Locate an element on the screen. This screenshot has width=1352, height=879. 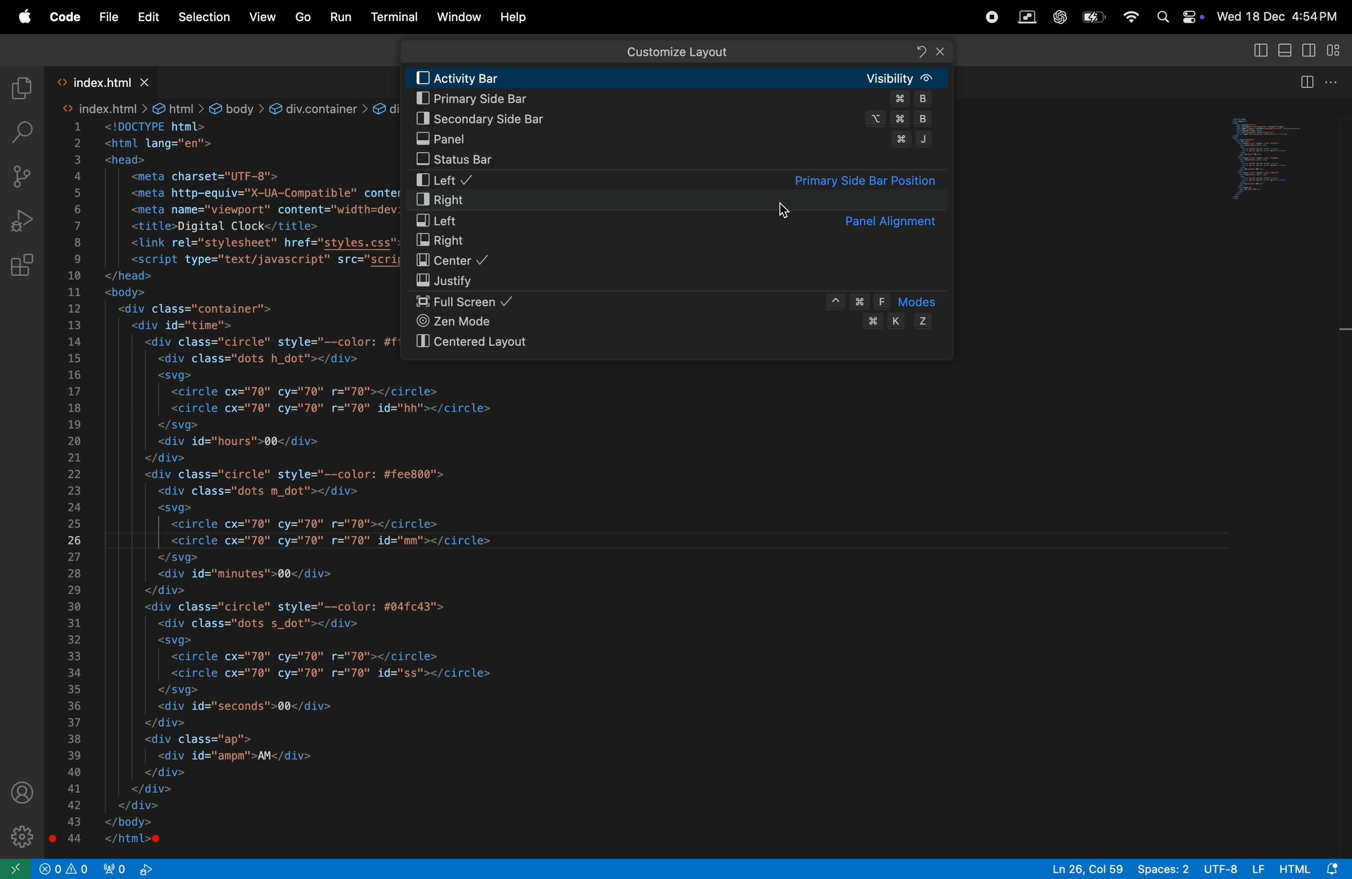
settings is located at coordinates (20, 838).